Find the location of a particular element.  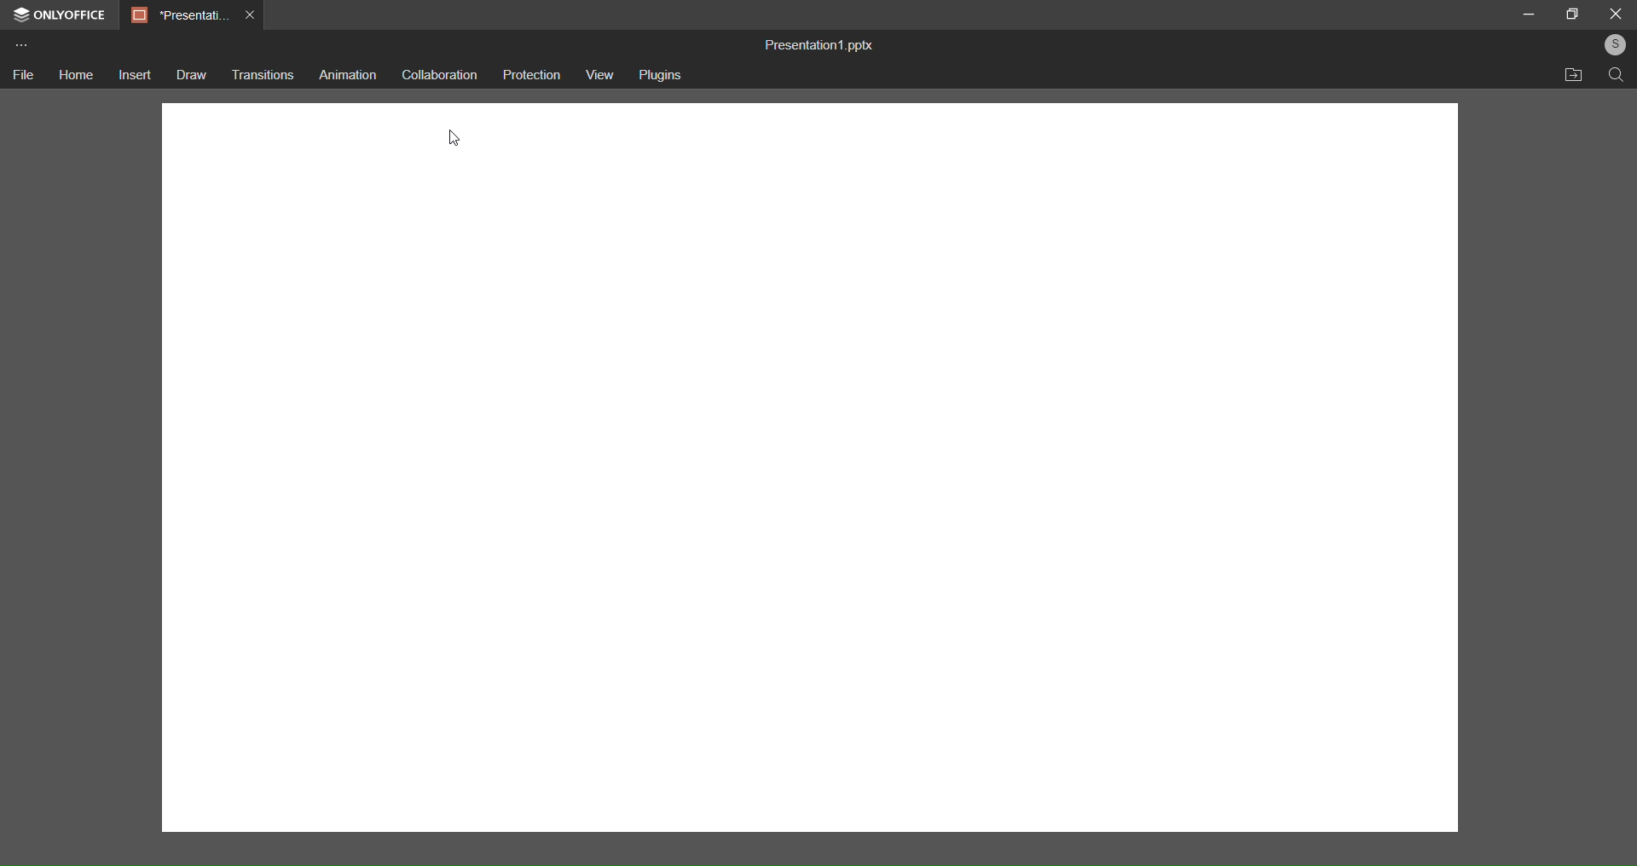

protection is located at coordinates (533, 78).